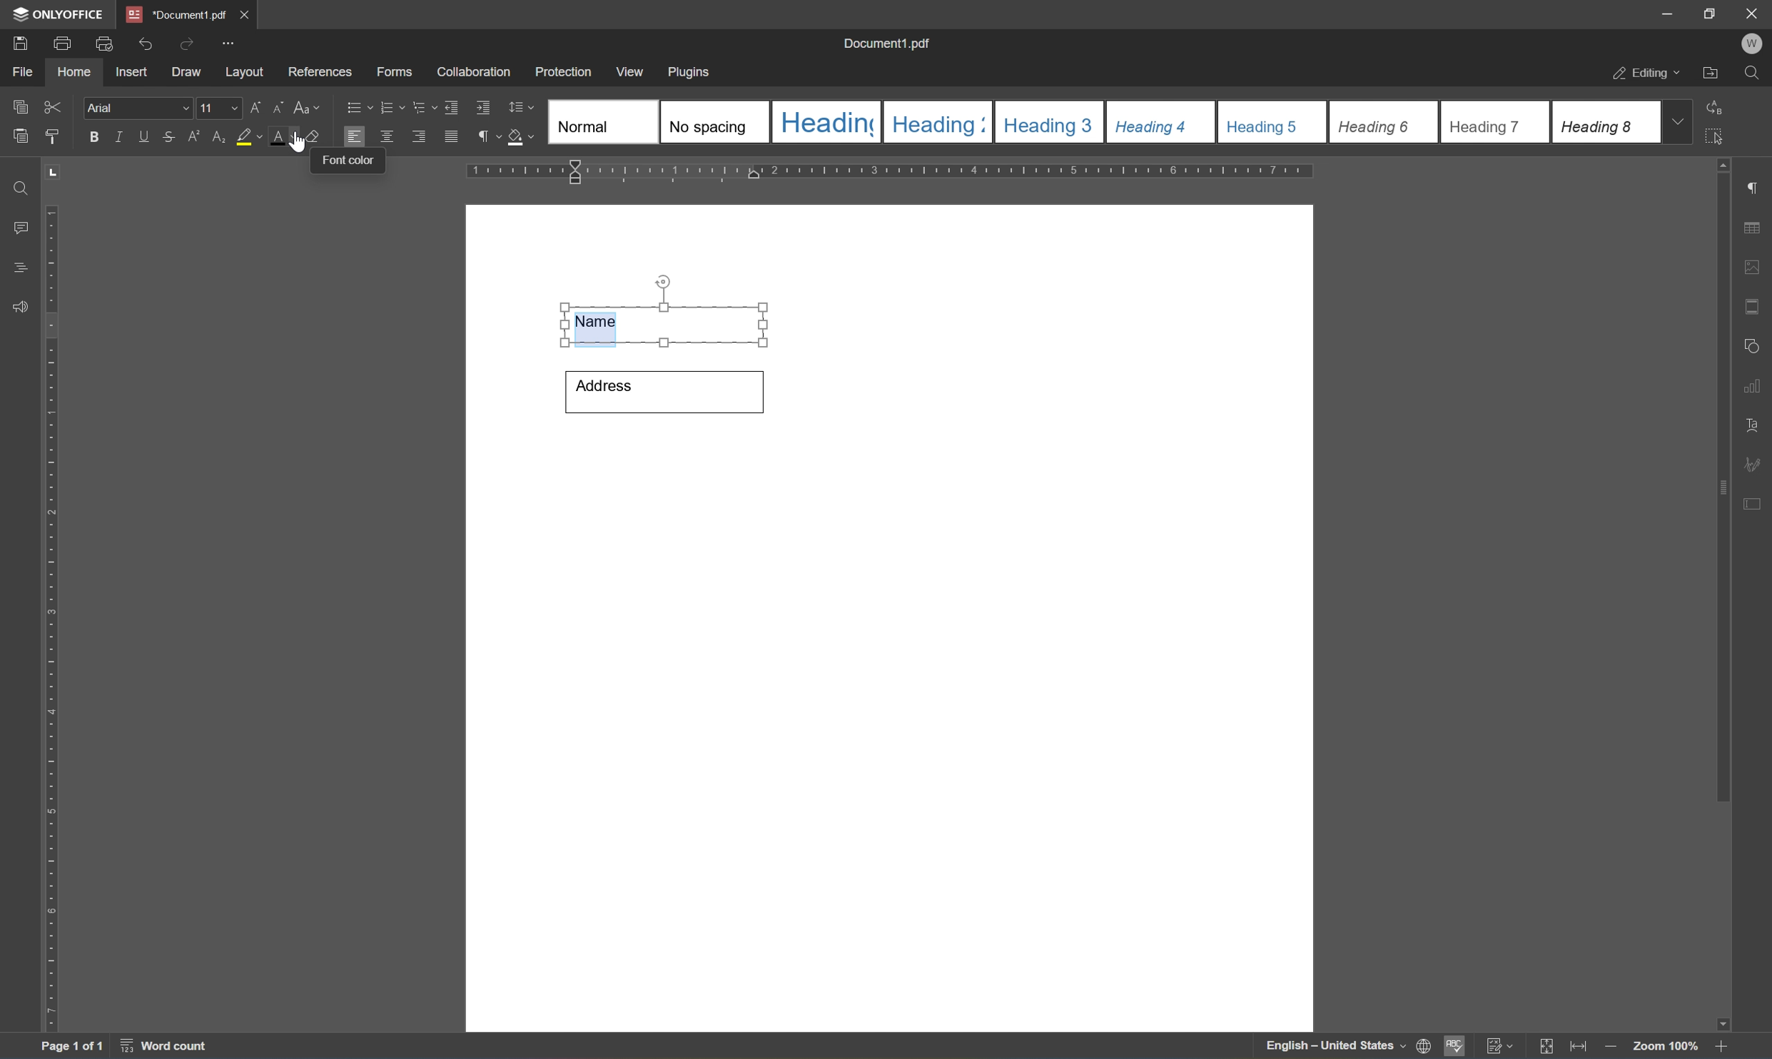 The image size is (1772, 1059). Describe the element at coordinates (1753, 14) in the screenshot. I see `close` at that location.